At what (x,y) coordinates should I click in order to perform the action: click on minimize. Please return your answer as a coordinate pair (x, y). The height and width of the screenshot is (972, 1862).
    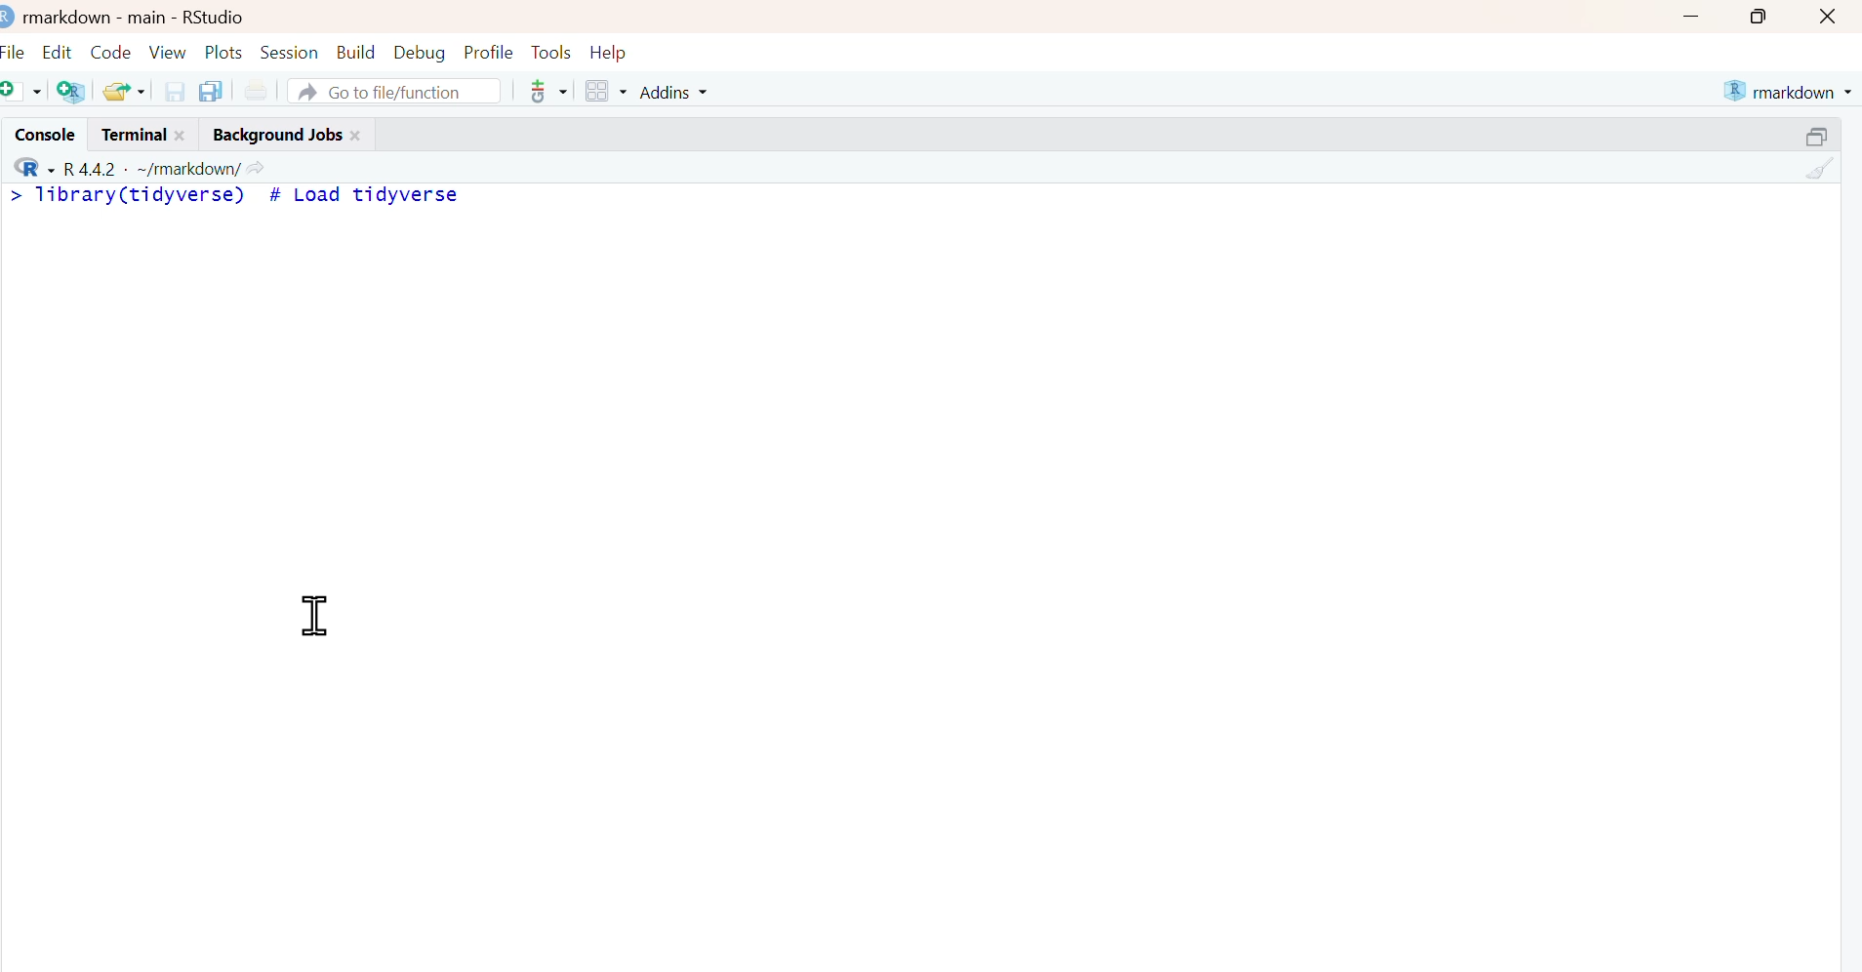
    Looking at the image, I should click on (1690, 16).